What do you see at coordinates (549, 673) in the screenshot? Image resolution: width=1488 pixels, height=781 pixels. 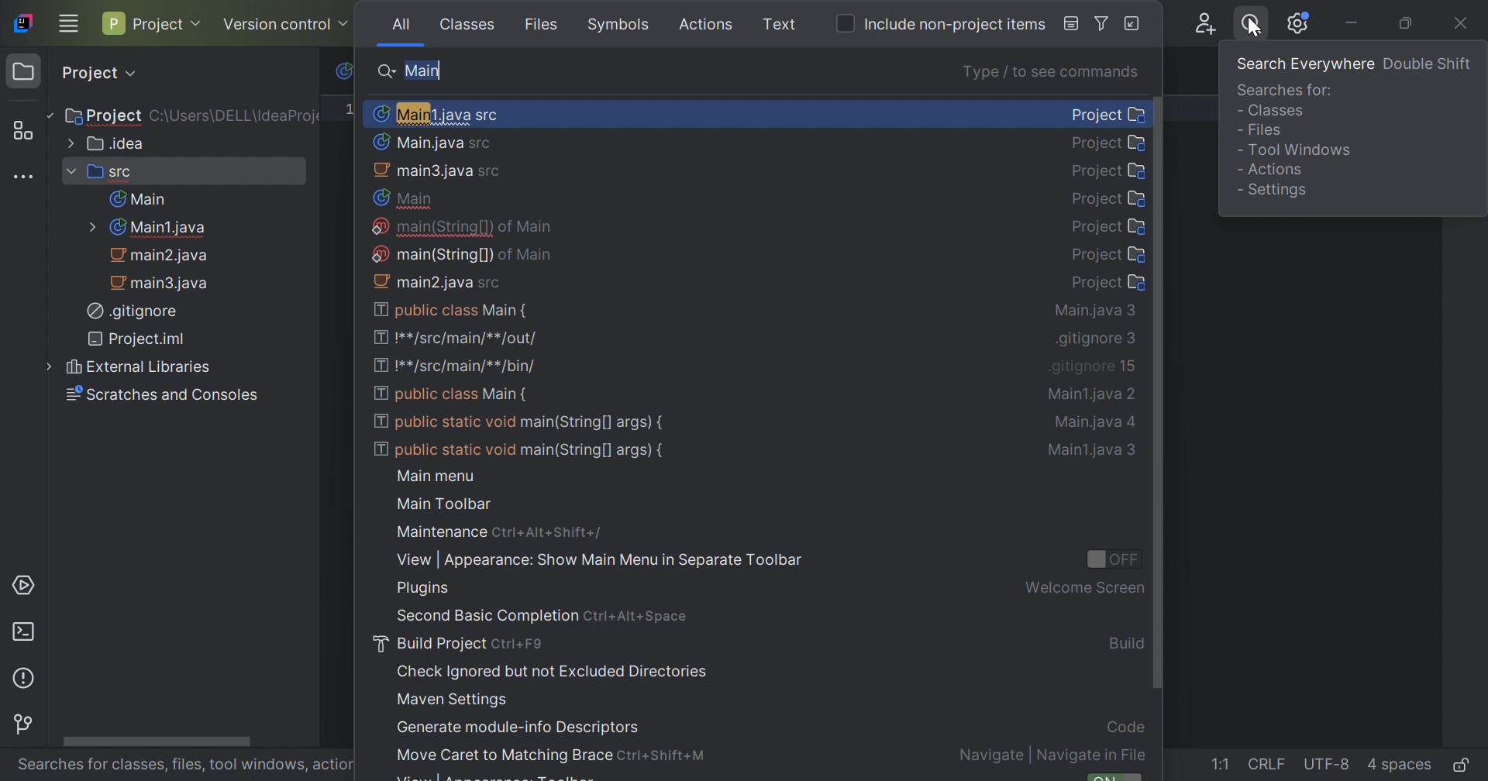 I see `Check Ignores but not Excluded Directions` at bounding box center [549, 673].